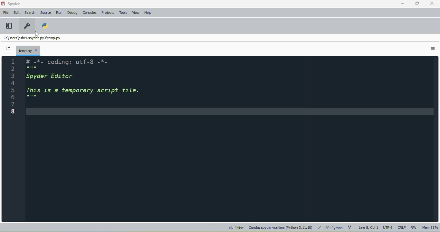 This screenshot has width=440, height=232. What do you see at coordinates (6, 13) in the screenshot?
I see `file` at bounding box center [6, 13].